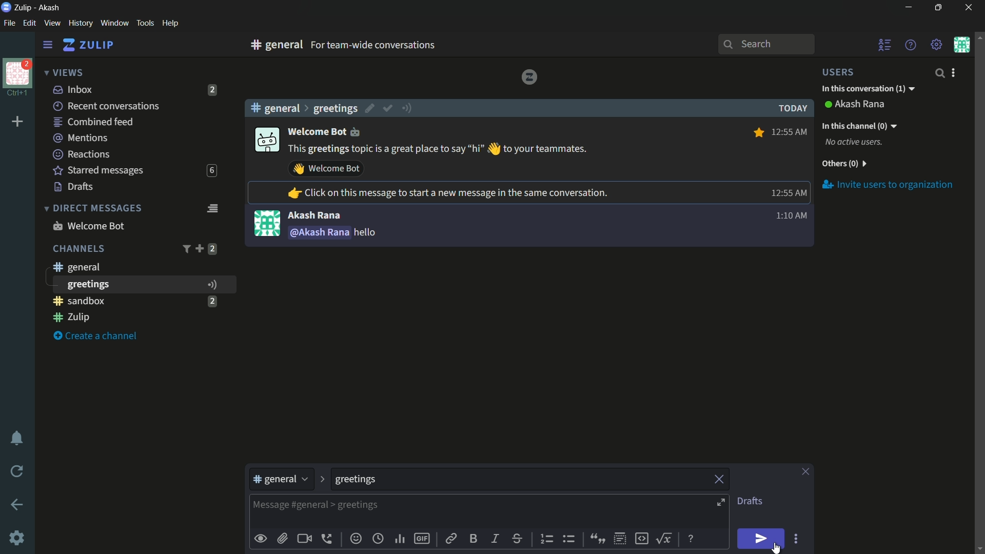  Describe the element at coordinates (50, 8) in the screenshot. I see `Akash` at that location.